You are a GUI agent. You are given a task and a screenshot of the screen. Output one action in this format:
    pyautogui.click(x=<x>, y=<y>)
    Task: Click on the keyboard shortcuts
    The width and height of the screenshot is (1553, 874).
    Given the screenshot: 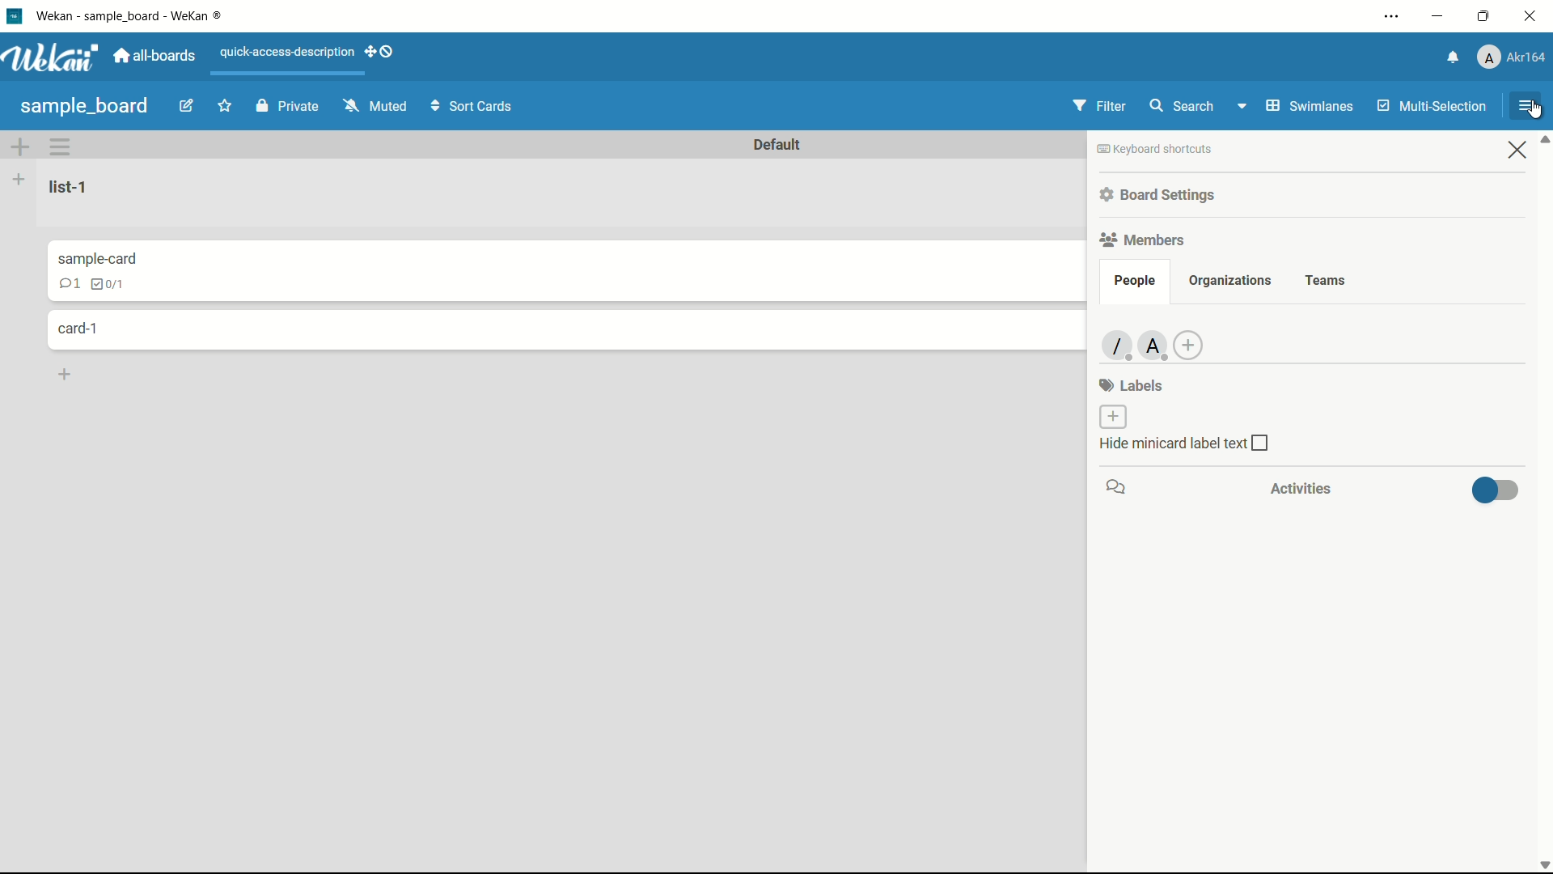 What is the action you would take?
    pyautogui.click(x=1151, y=148)
    